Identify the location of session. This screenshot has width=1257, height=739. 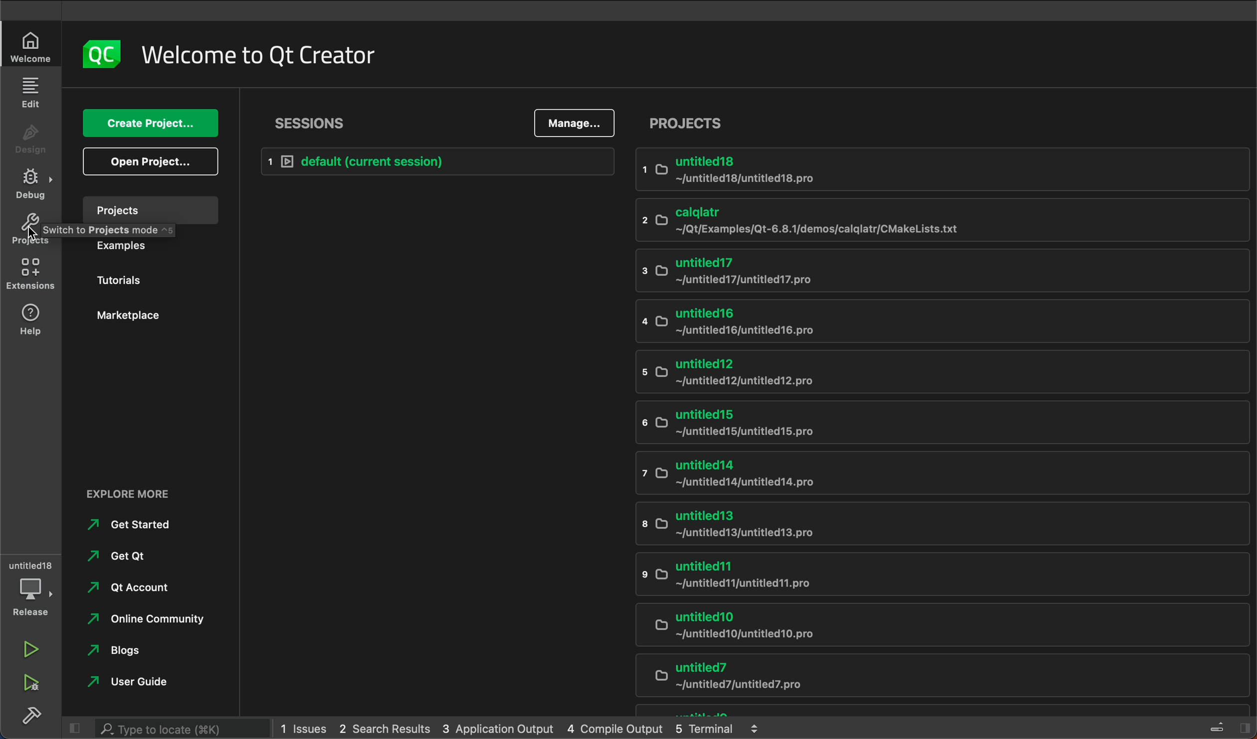
(316, 121).